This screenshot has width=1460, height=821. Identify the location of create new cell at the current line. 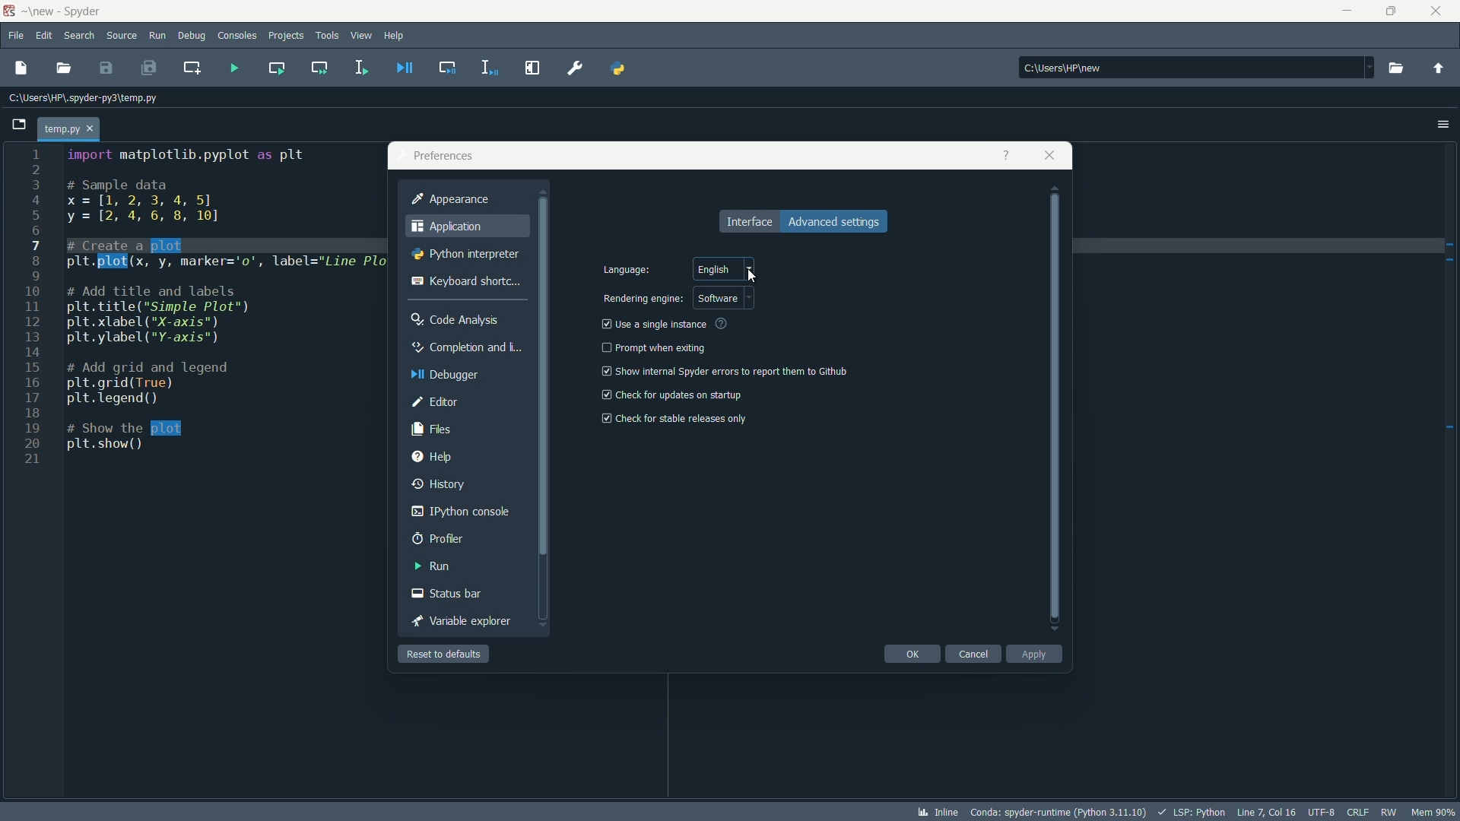
(191, 67).